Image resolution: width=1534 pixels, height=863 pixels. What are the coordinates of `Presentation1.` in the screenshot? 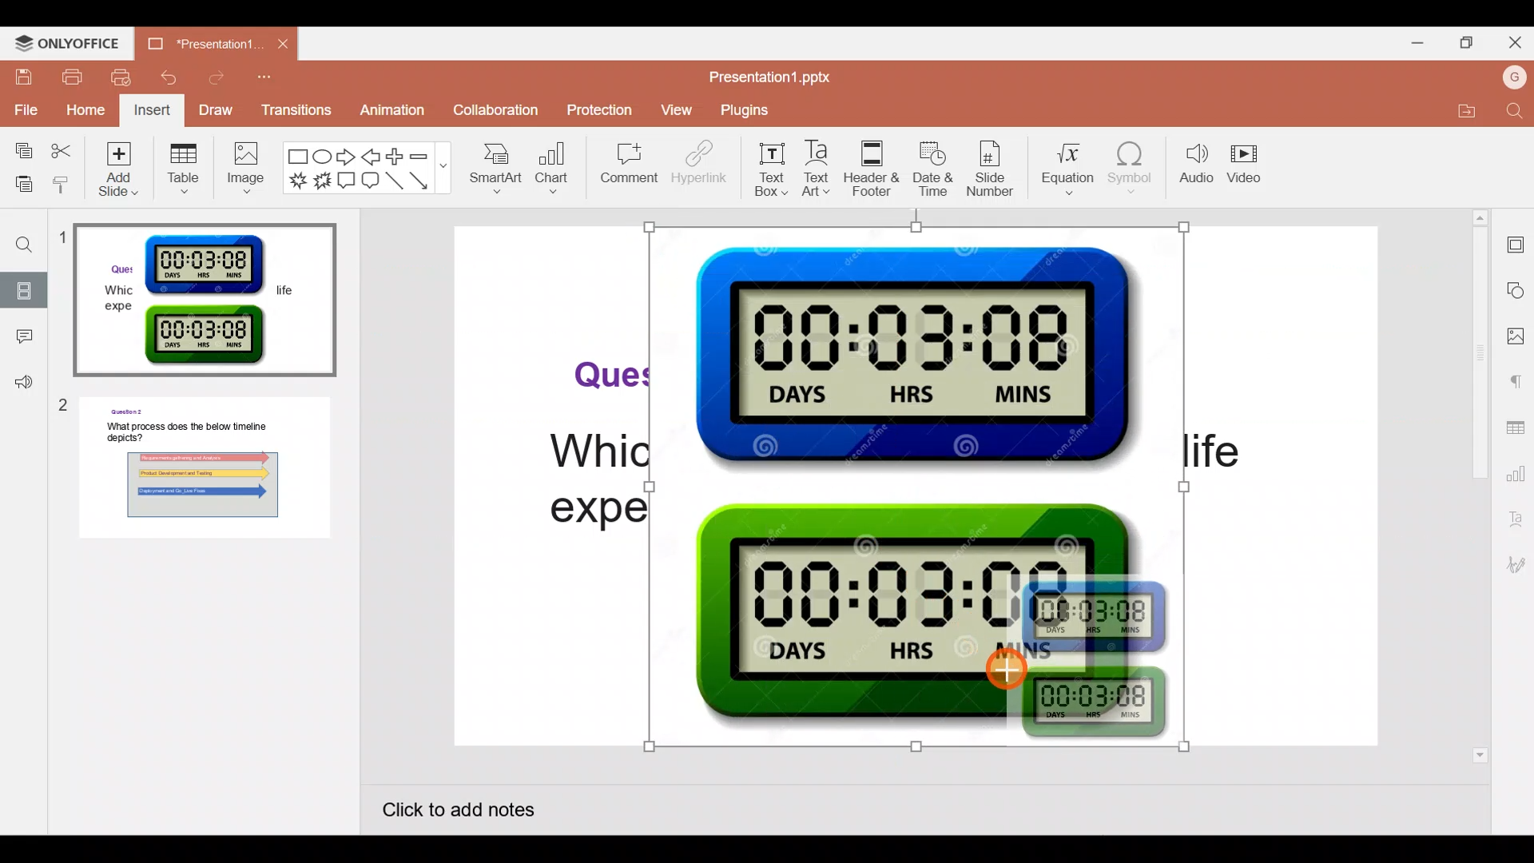 It's located at (201, 42).